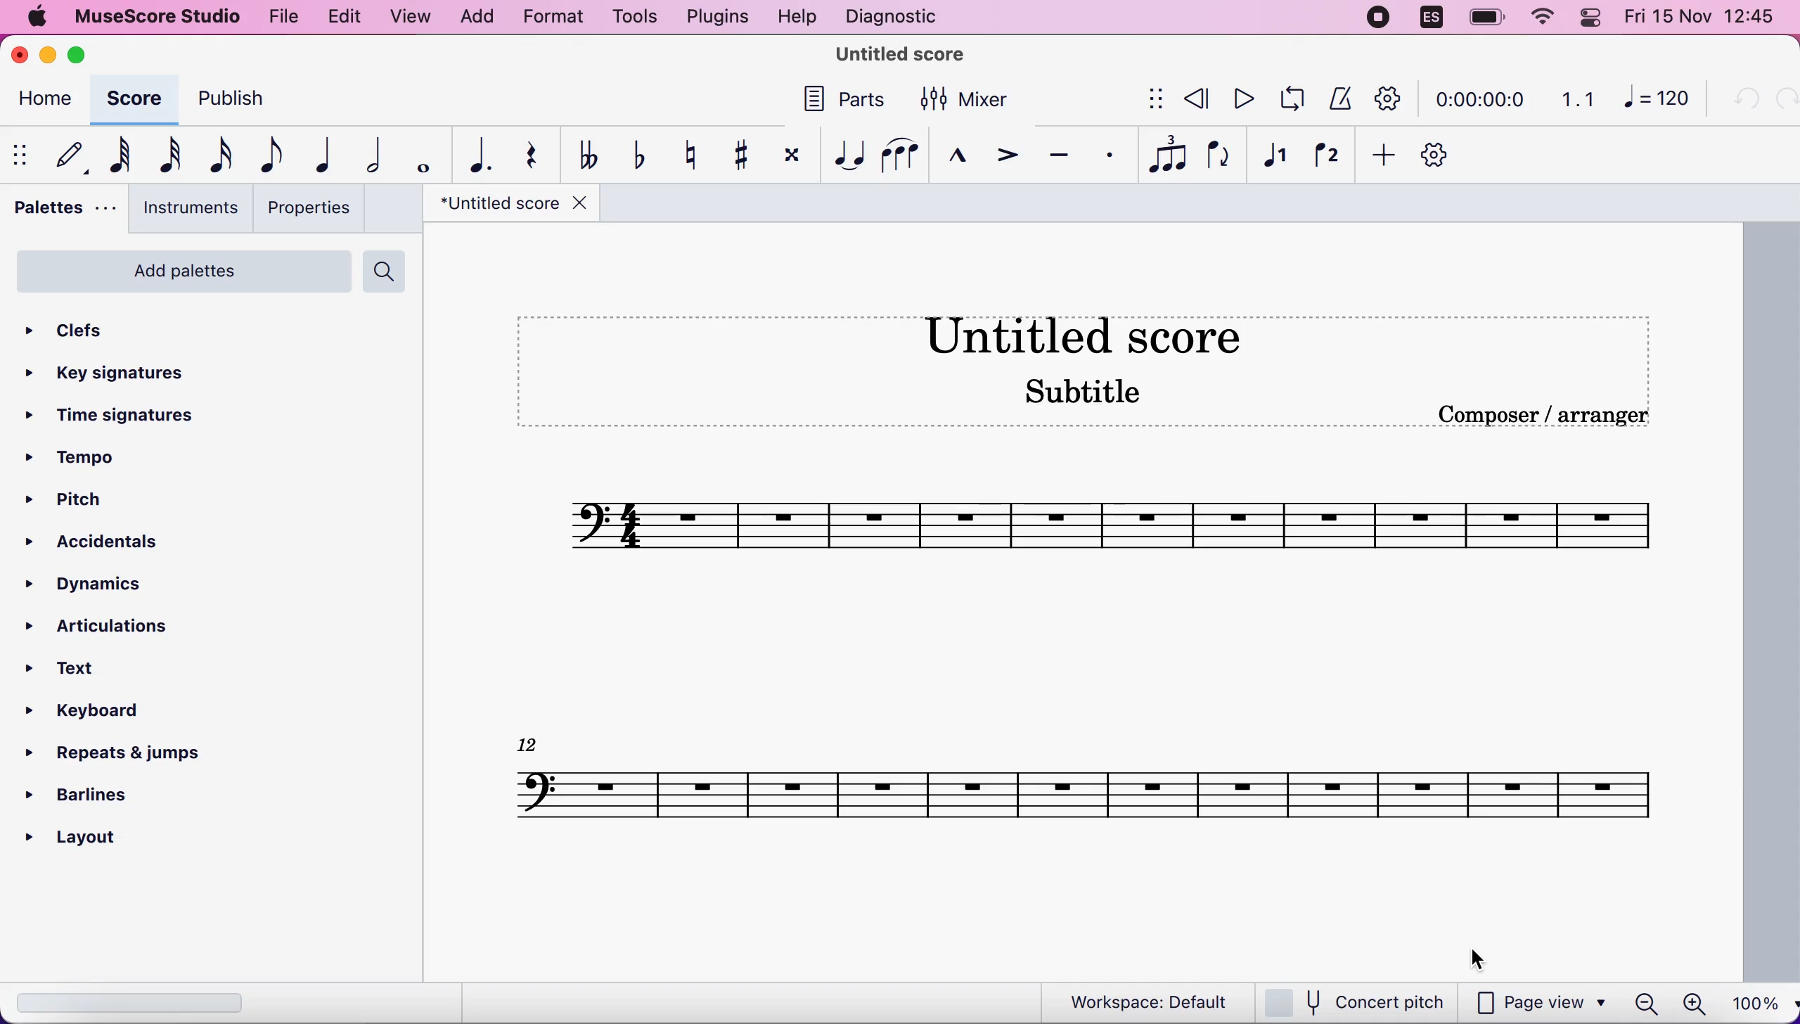 The height and width of the screenshot is (1024, 1800). What do you see at coordinates (1112, 153) in the screenshot?
I see `staccato` at bounding box center [1112, 153].